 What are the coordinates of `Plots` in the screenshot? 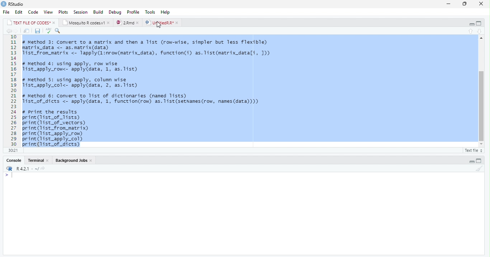 It's located at (63, 11).